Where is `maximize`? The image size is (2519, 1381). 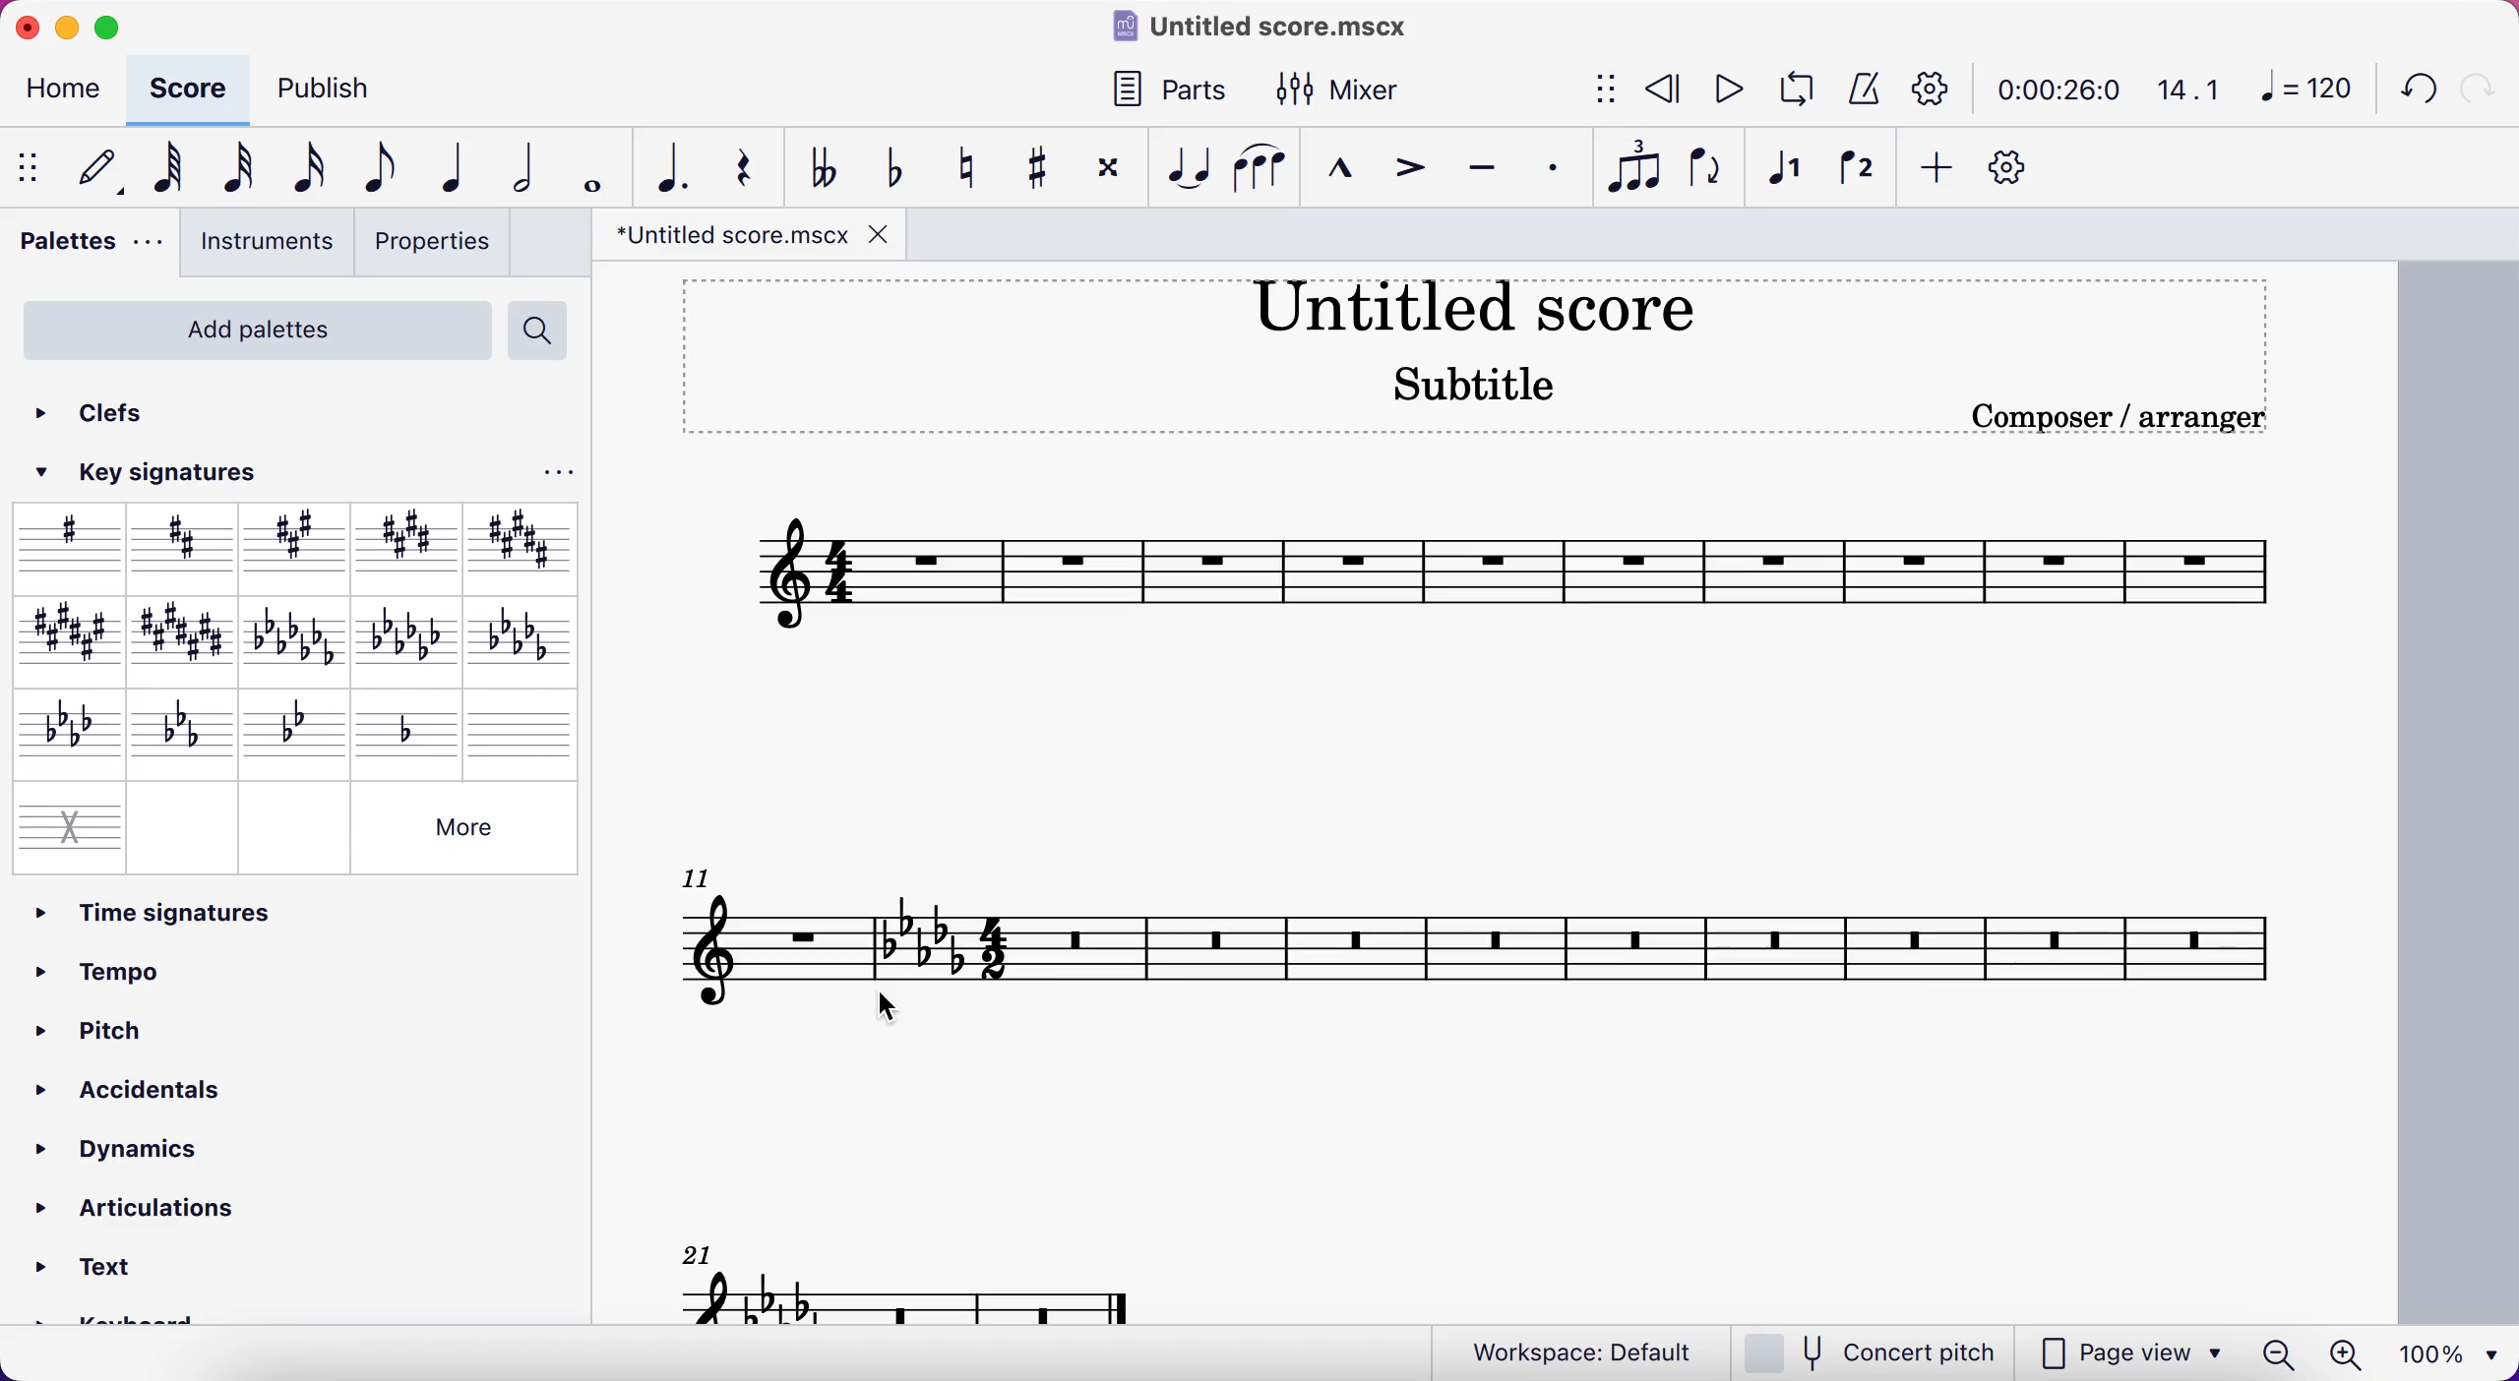 maximize is located at coordinates (115, 28).